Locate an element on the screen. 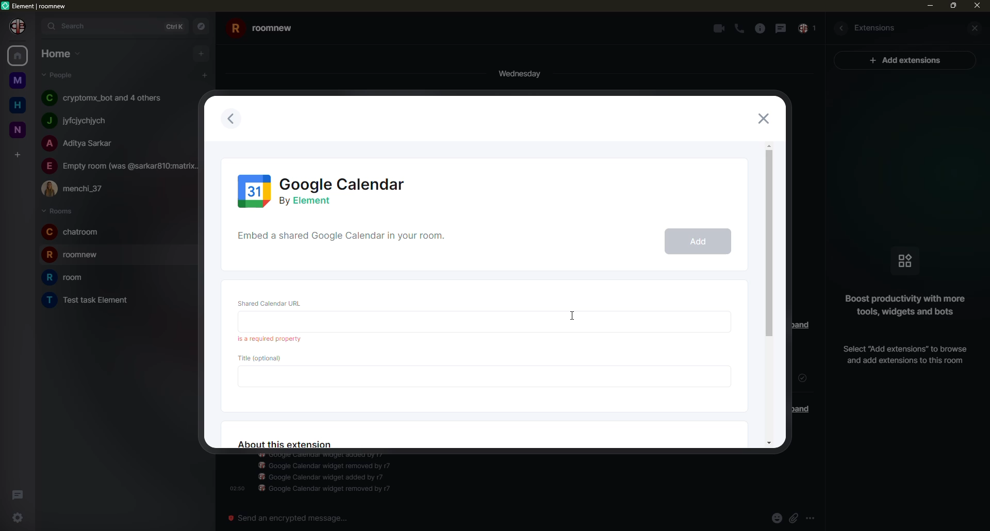 This screenshot has height=531, width=990. search is located at coordinates (70, 27).